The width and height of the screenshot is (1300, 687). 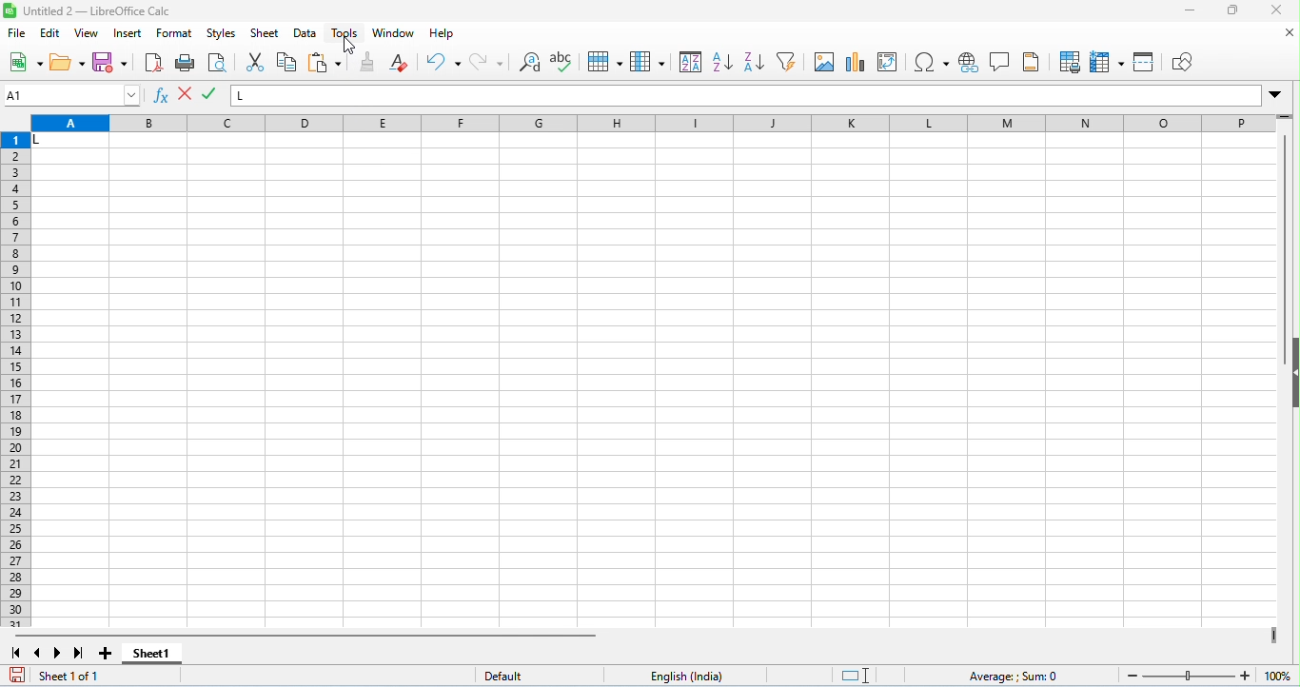 I want to click on sheet 1 of 1, so click(x=74, y=677).